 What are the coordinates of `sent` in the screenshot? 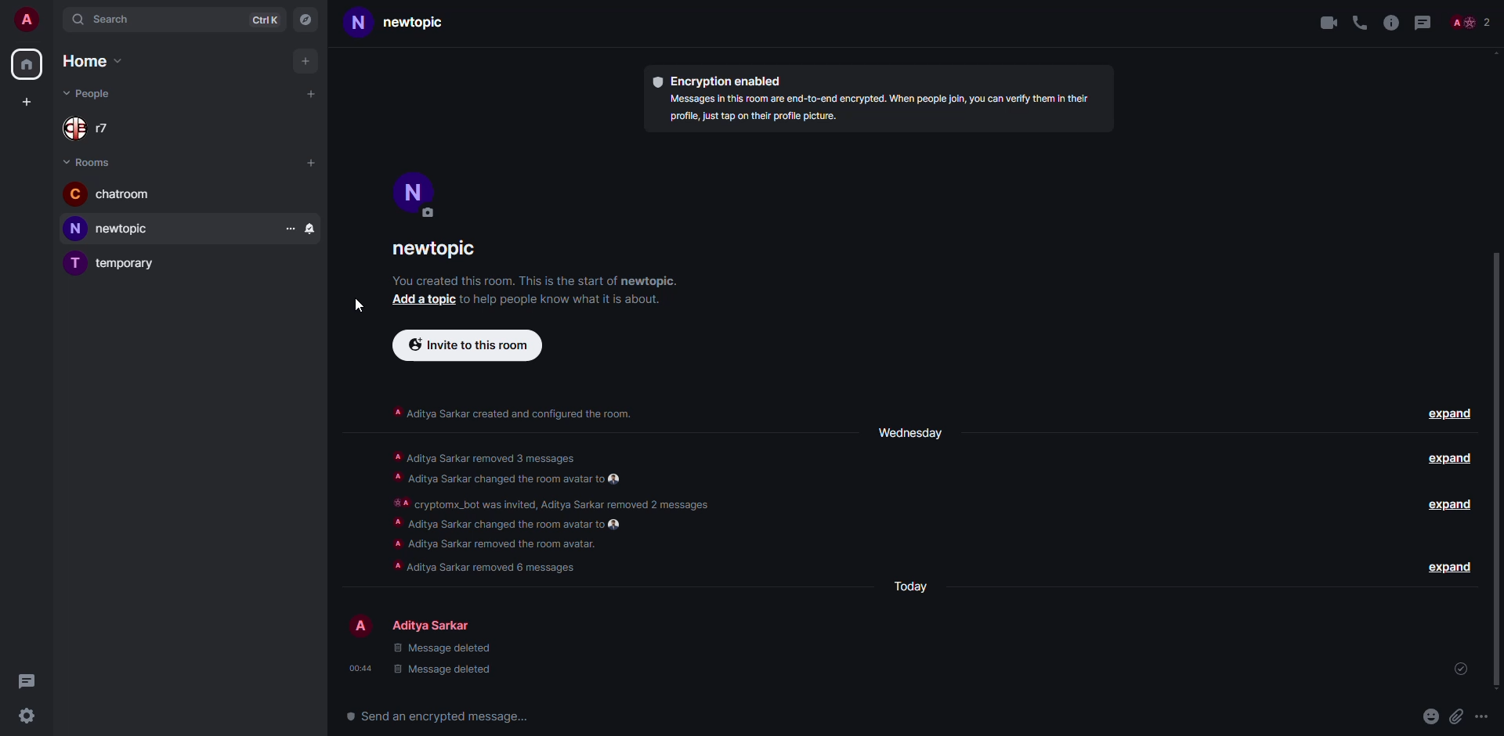 It's located at (1462, 666).